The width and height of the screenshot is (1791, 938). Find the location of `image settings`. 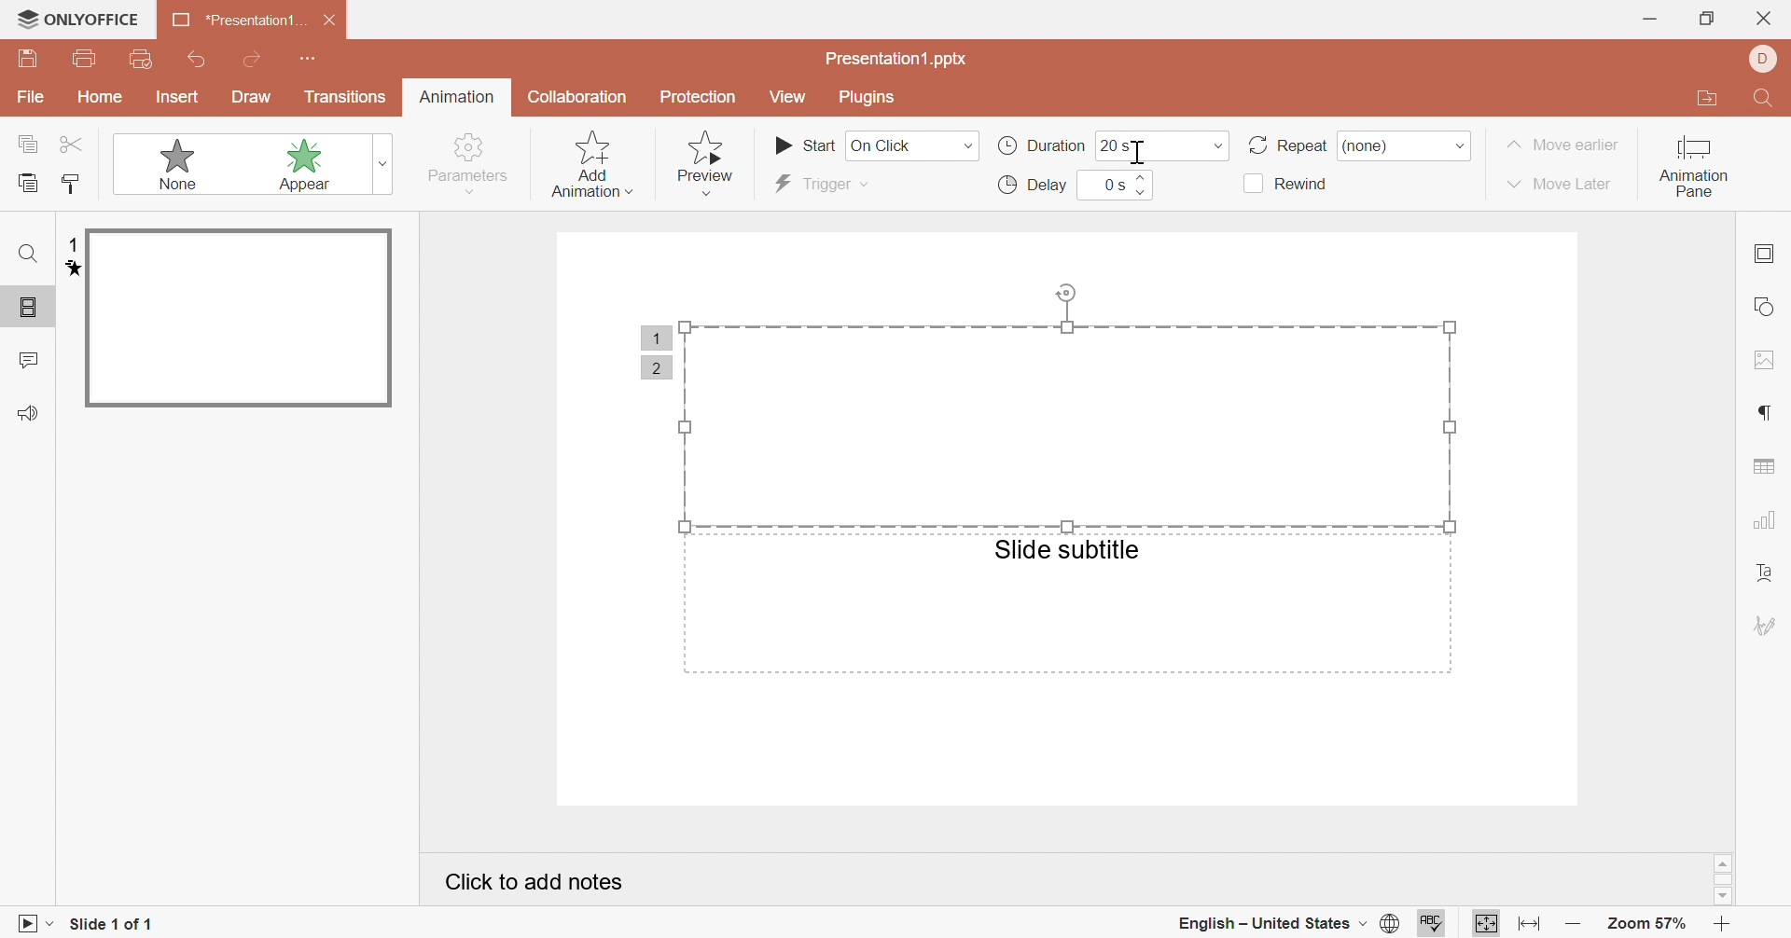

image settings is located at coordinates (1767, 361).